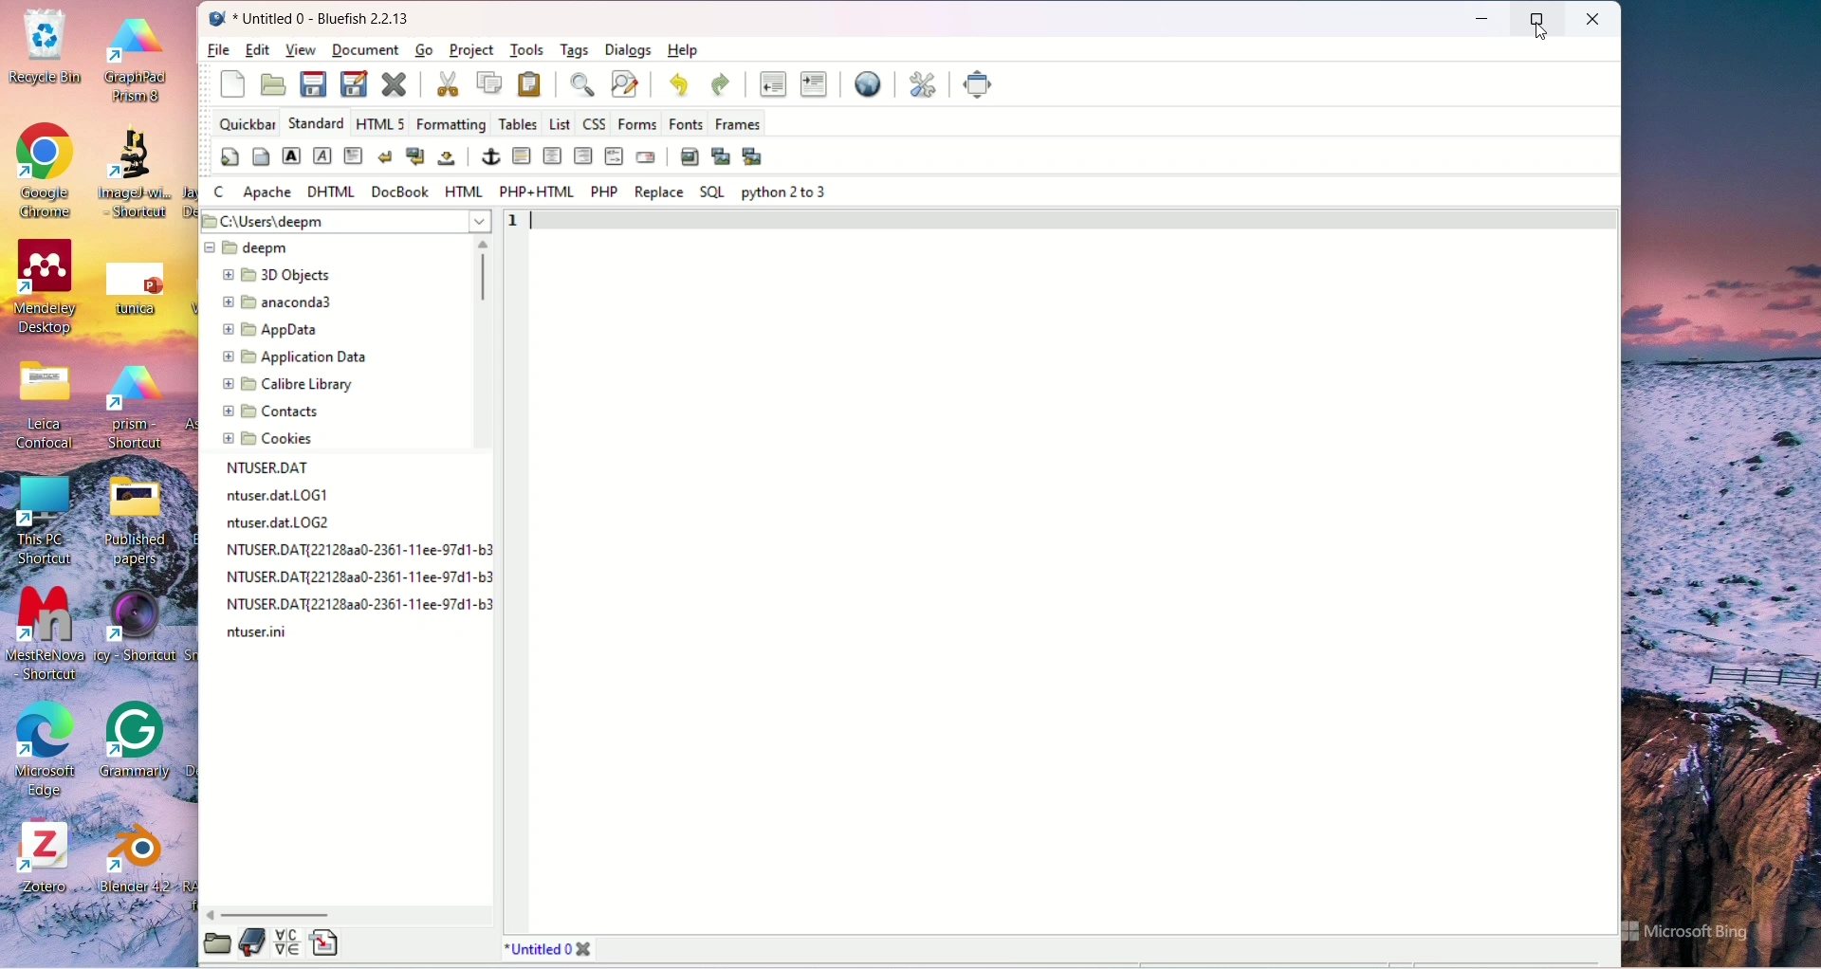 This screenshot has width=1821, height=969. Describe the element at coordinates (1543, 39) in the screenshot. I see `cursor` at that location.